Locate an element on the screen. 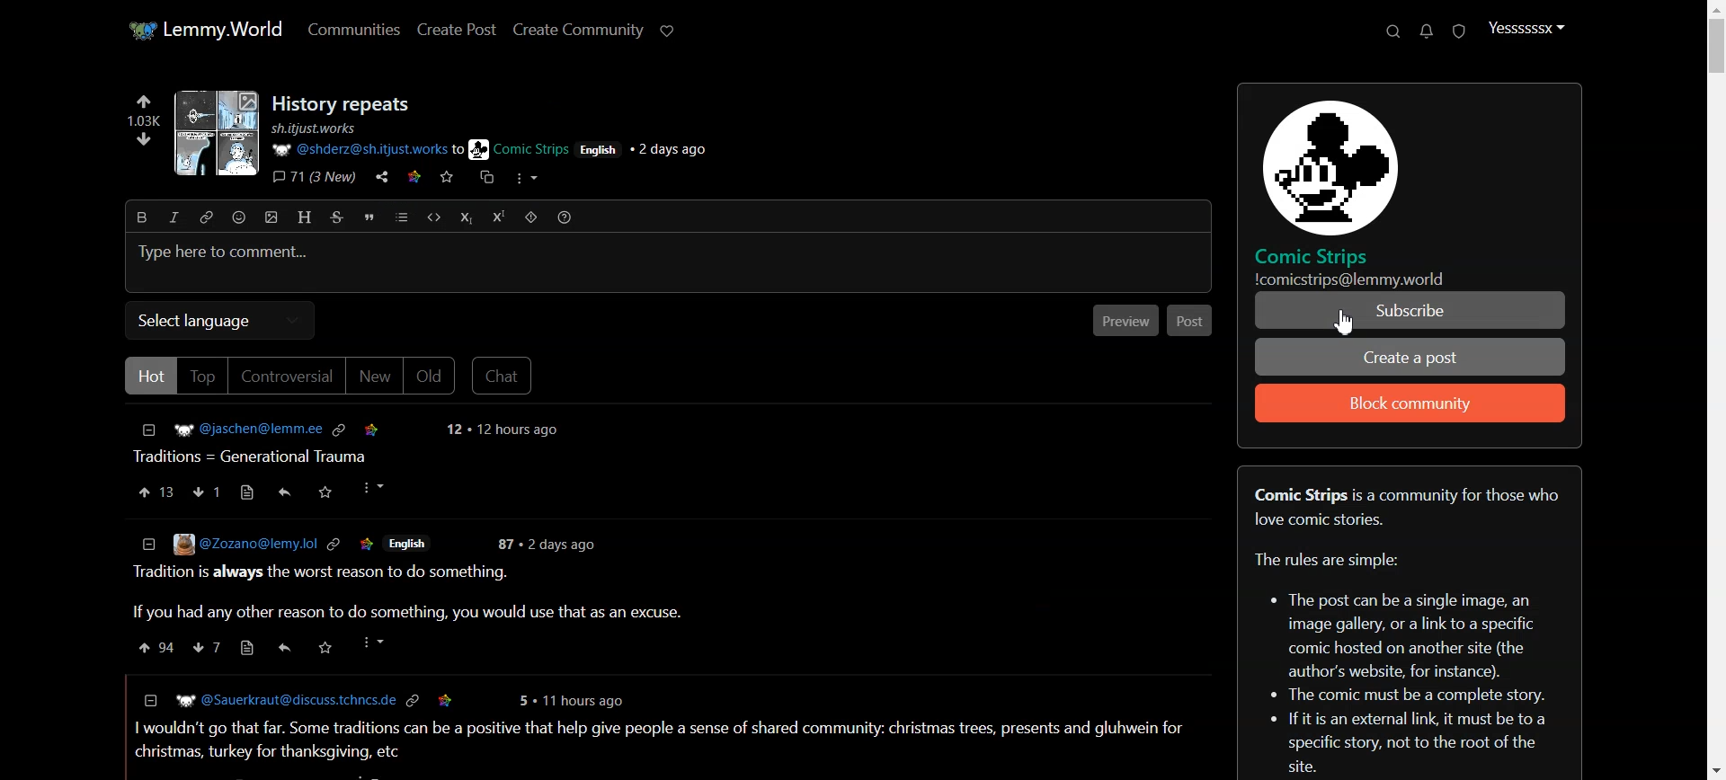 This screenshot has height=780, width=1726. Profile is located at coordinates (1525, 28).